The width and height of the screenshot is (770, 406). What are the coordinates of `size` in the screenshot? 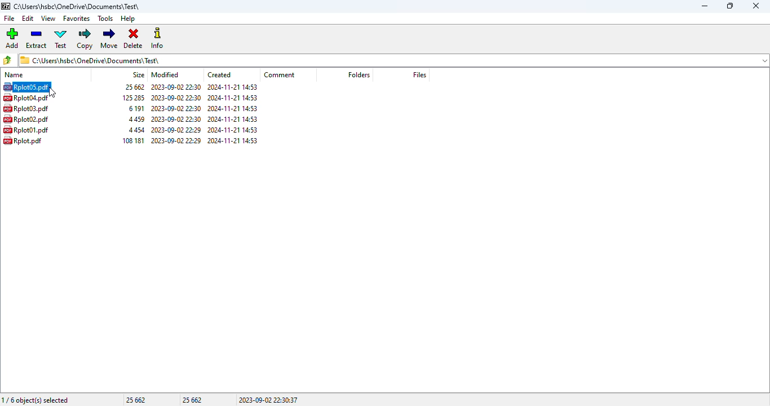 It's located at (134, 98).